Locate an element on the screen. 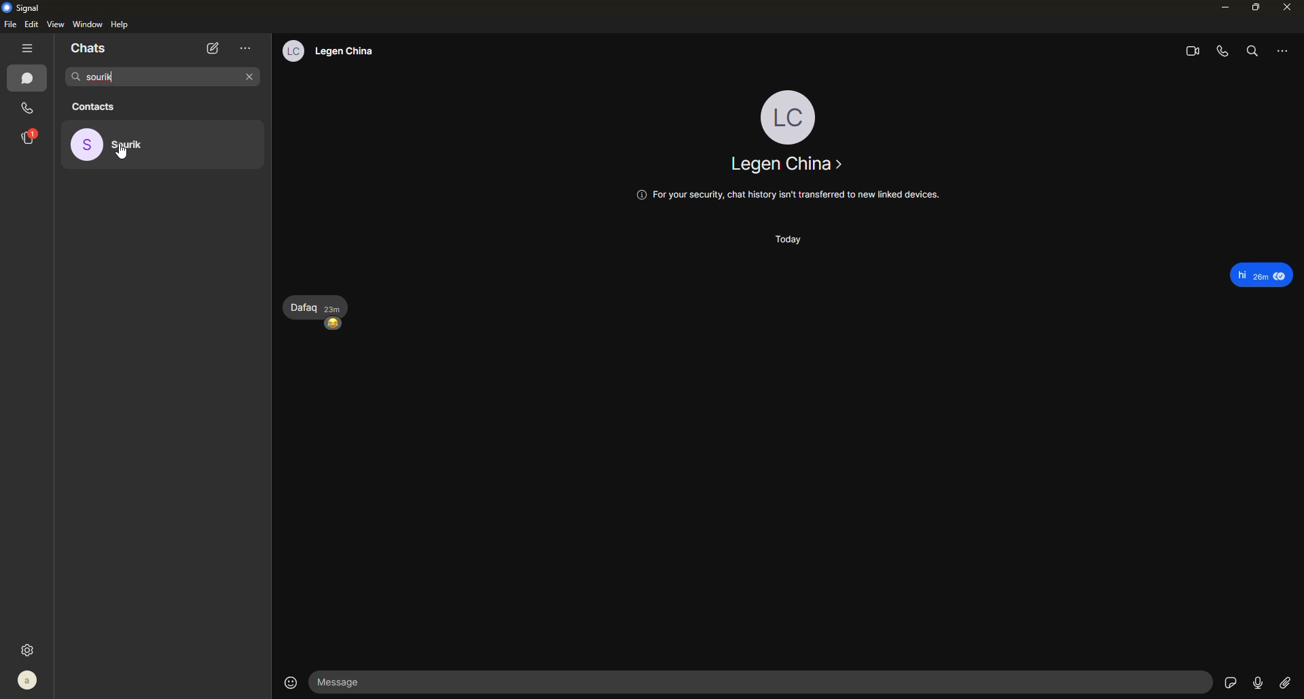 The width and height of the screenshot is (1304, 699). profile is located at coordinates (29, 681).